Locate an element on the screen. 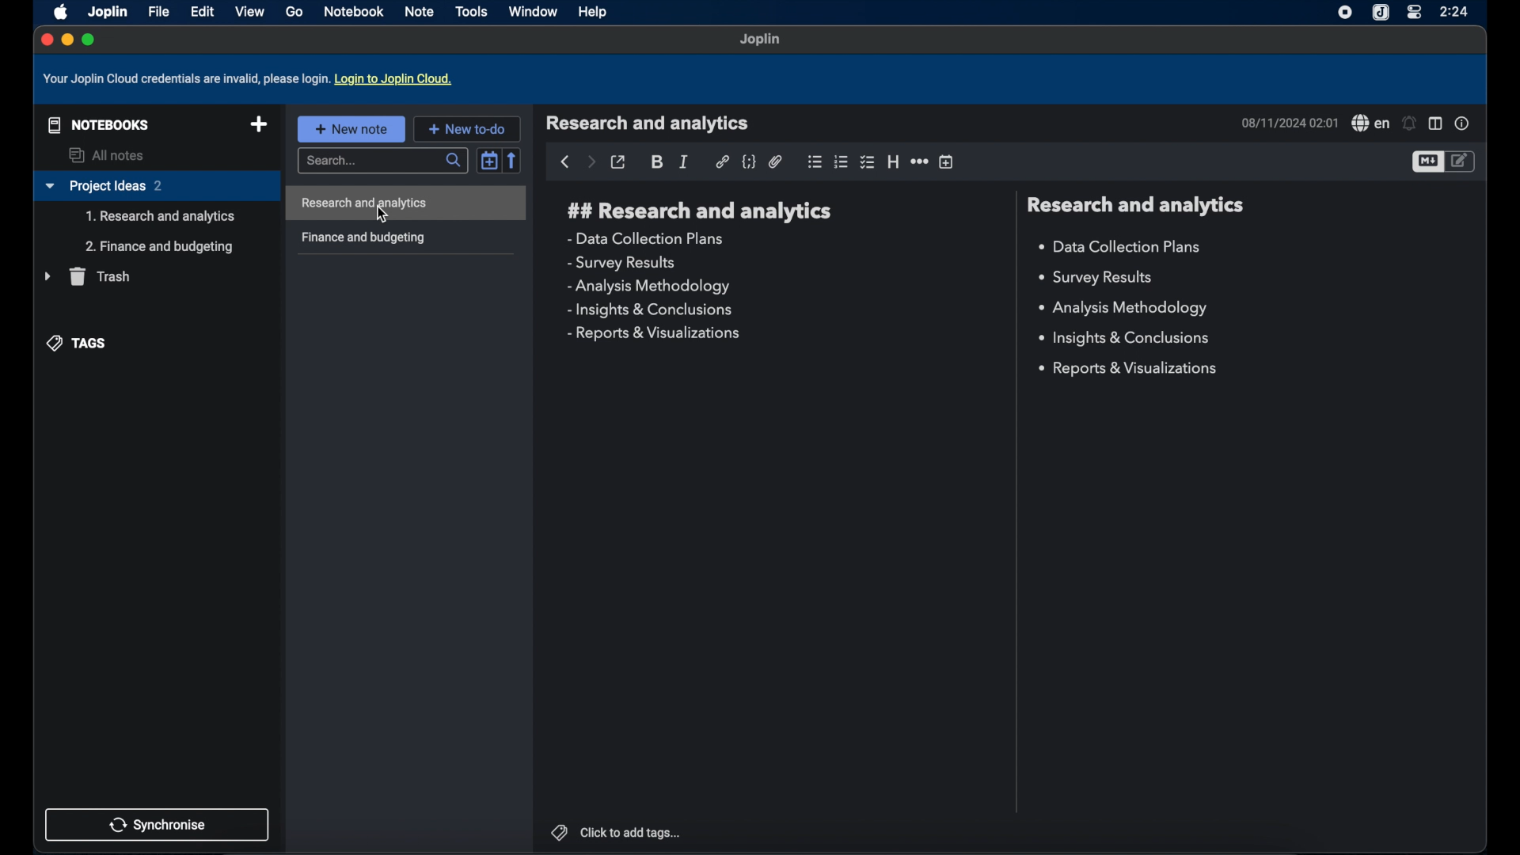  hyperlink is located at coordinates (722, 161).